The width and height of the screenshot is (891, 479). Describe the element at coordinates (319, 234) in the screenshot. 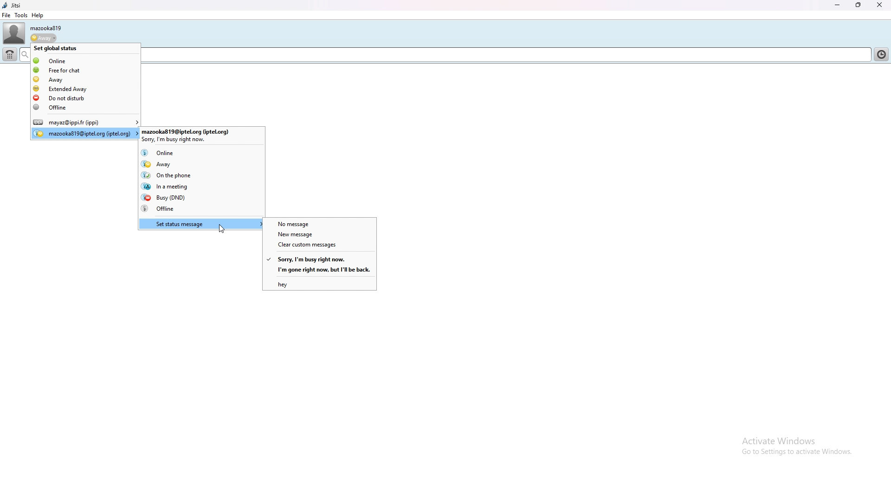

I see `new message` at that location.